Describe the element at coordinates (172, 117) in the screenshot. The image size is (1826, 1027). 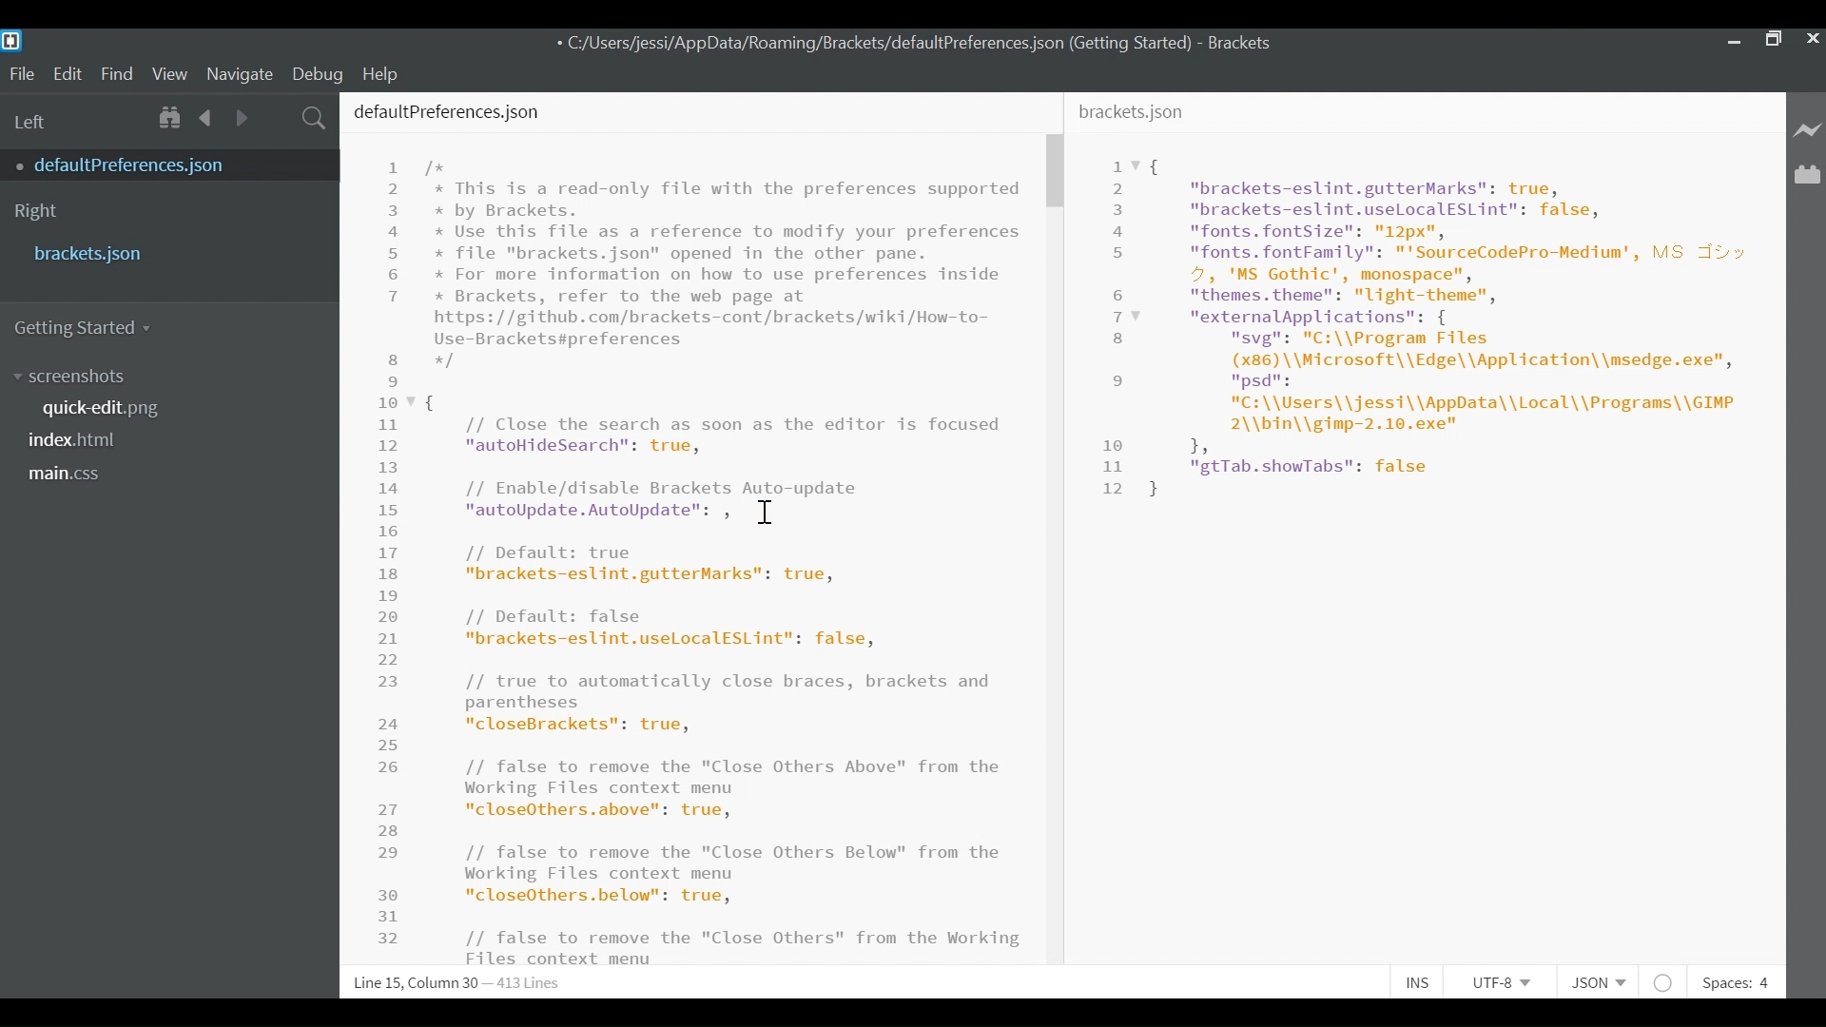
I see `Show Files in tree` at that location.